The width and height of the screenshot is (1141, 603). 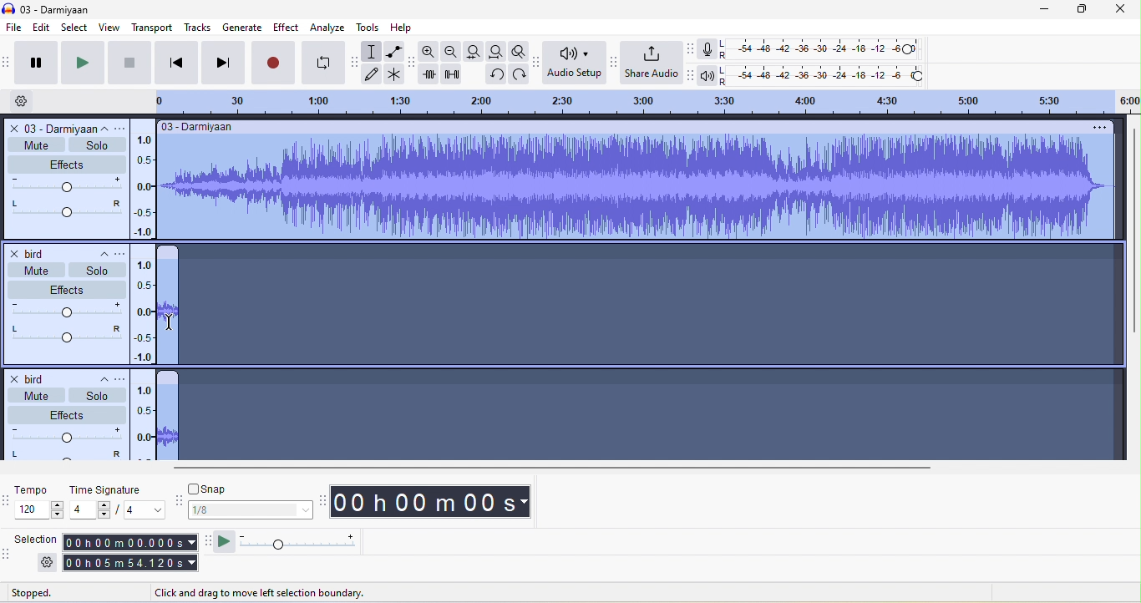 What do you see at coordinates (250, 511) in the screenshot?
I see `1/8` at bounding box center [250, 511].